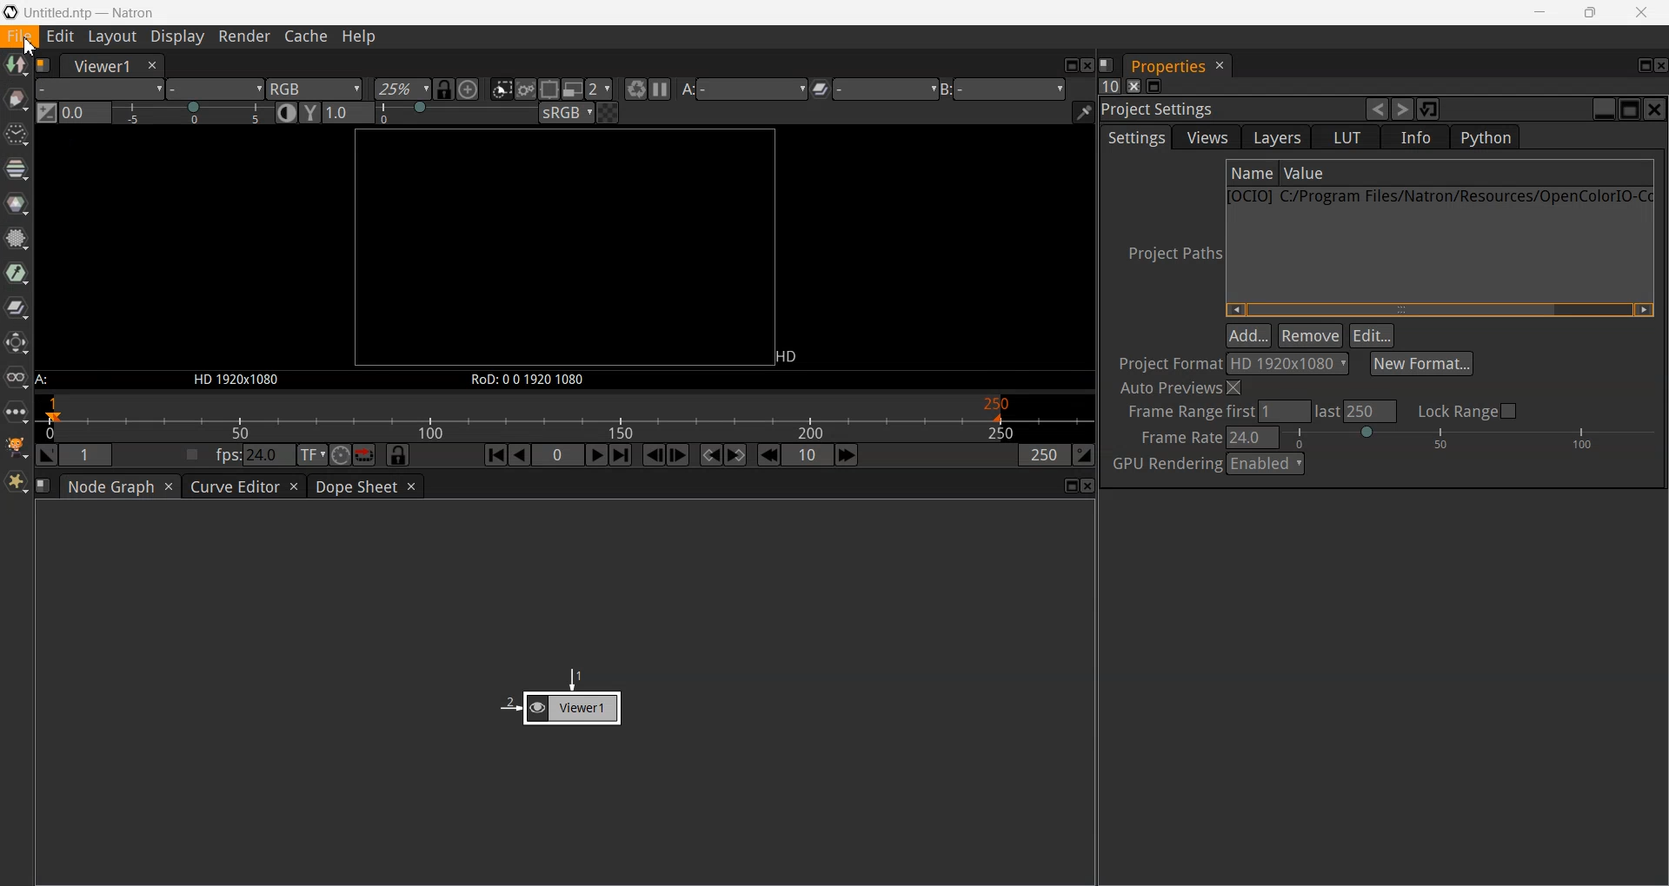  I want to click on Lock Timeline, so click(398, 454).